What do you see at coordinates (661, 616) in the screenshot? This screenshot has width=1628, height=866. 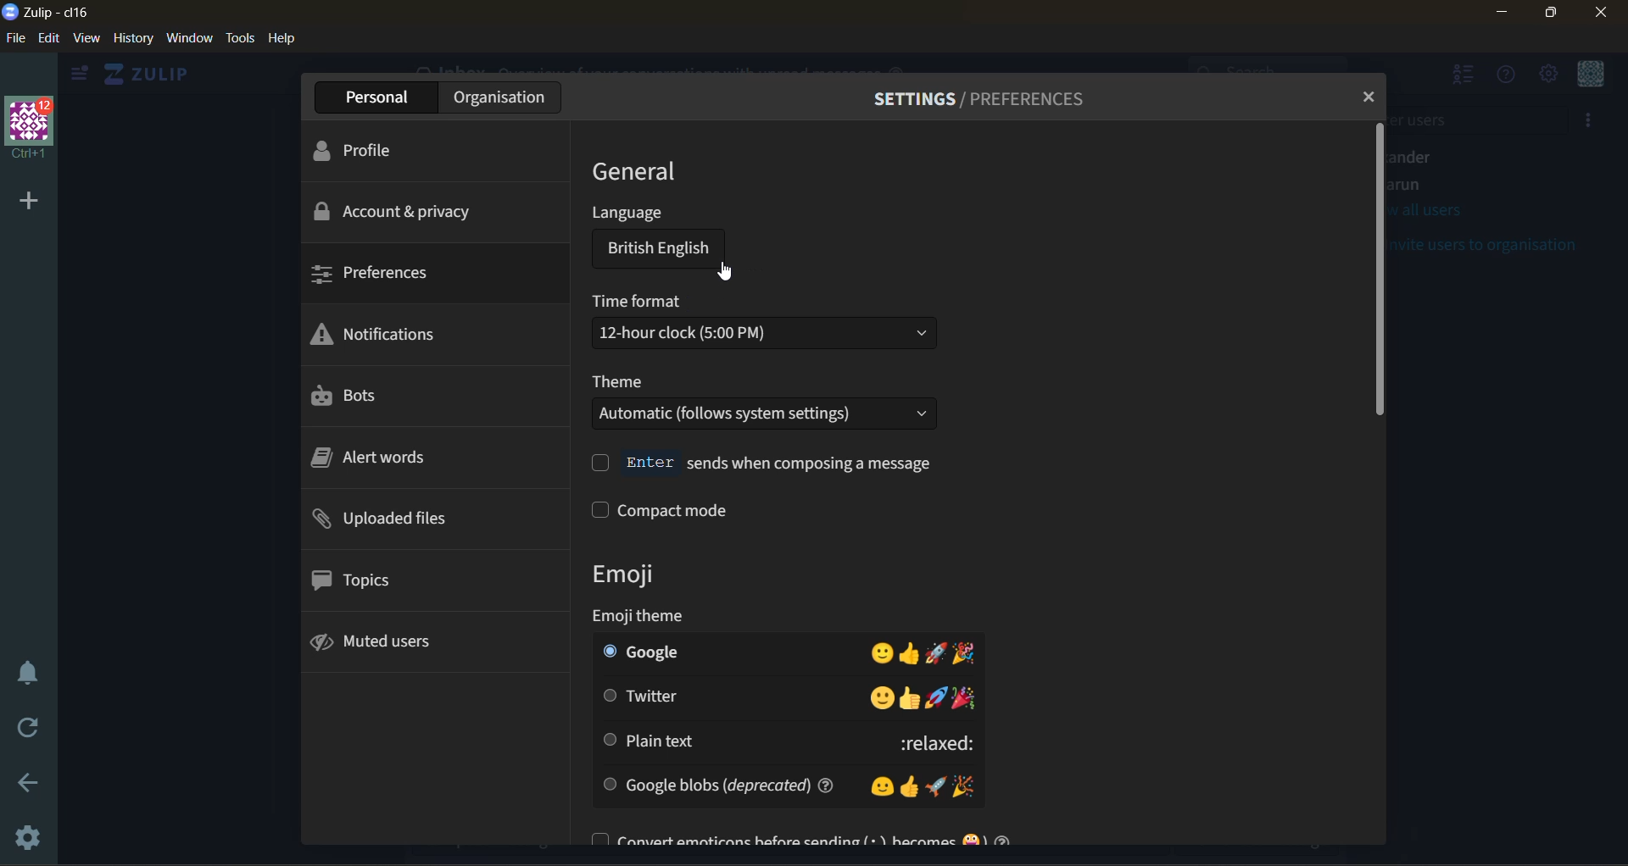 I see `emoji theme` at bounding box center [661, 616].